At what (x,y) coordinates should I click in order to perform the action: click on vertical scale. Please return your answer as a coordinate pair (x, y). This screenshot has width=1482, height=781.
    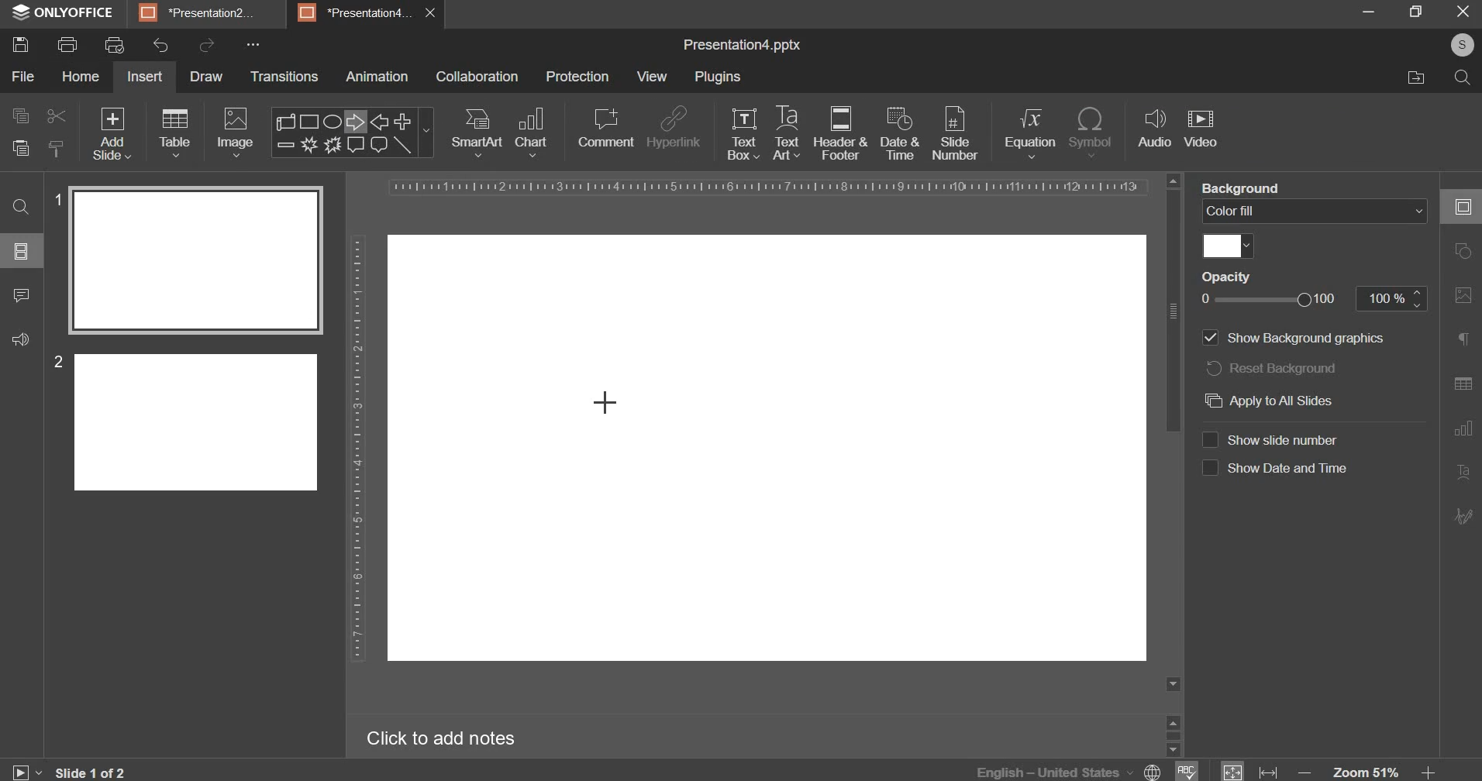
    Looking at the image, I should click on (353, 450).